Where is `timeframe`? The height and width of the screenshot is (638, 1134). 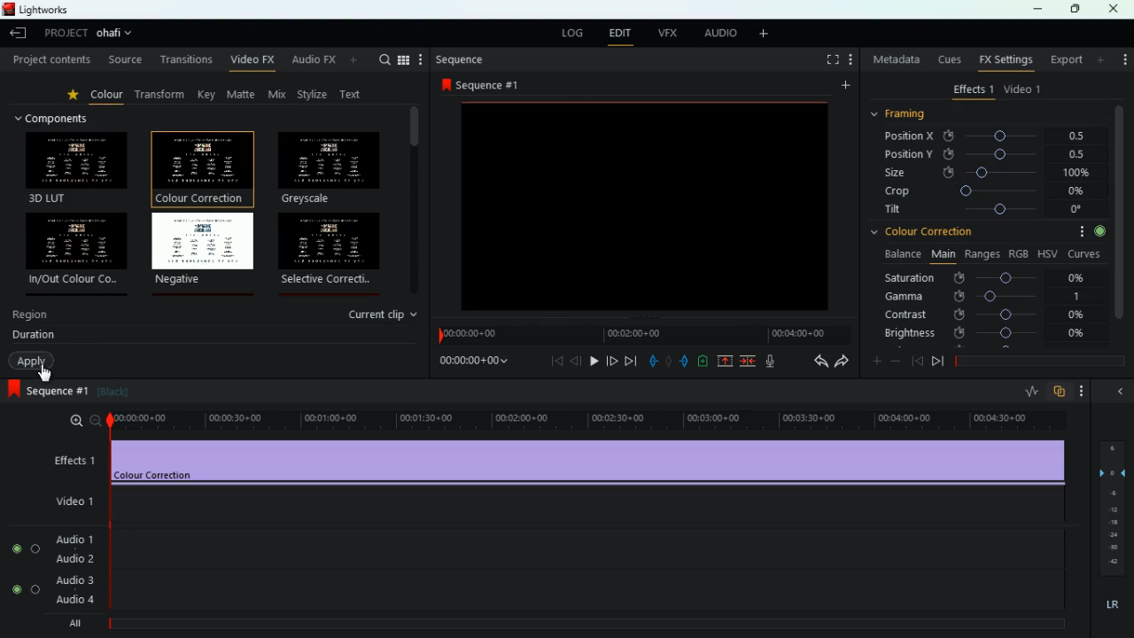
timeframe is located at coordinates (1039, 361).